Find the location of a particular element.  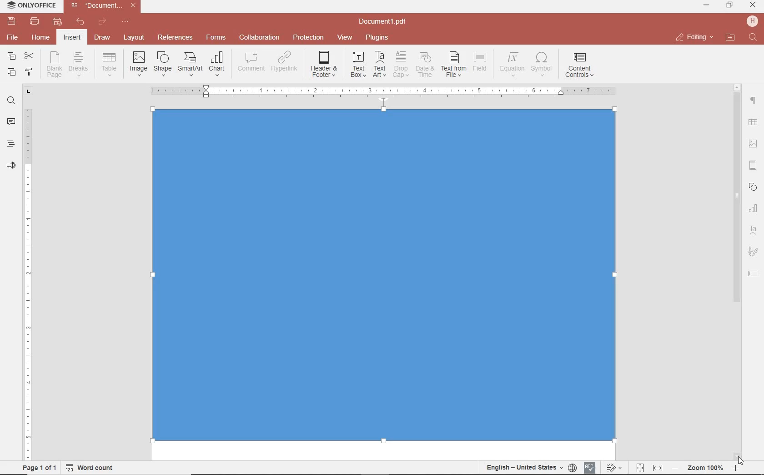

EDIT HEADER OR FOOTER is located at coordinates (325, 65).